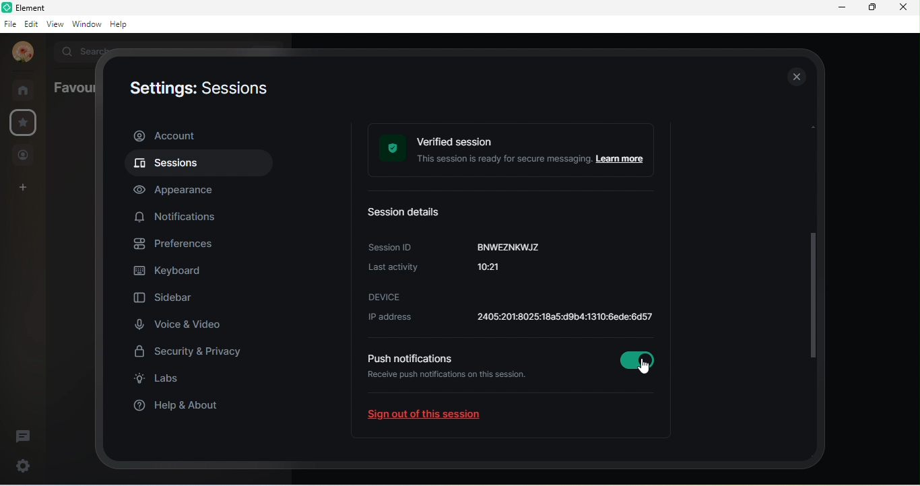 The width and height of the screenshot is (920, 486). I want to click on view, so click(55, 23).